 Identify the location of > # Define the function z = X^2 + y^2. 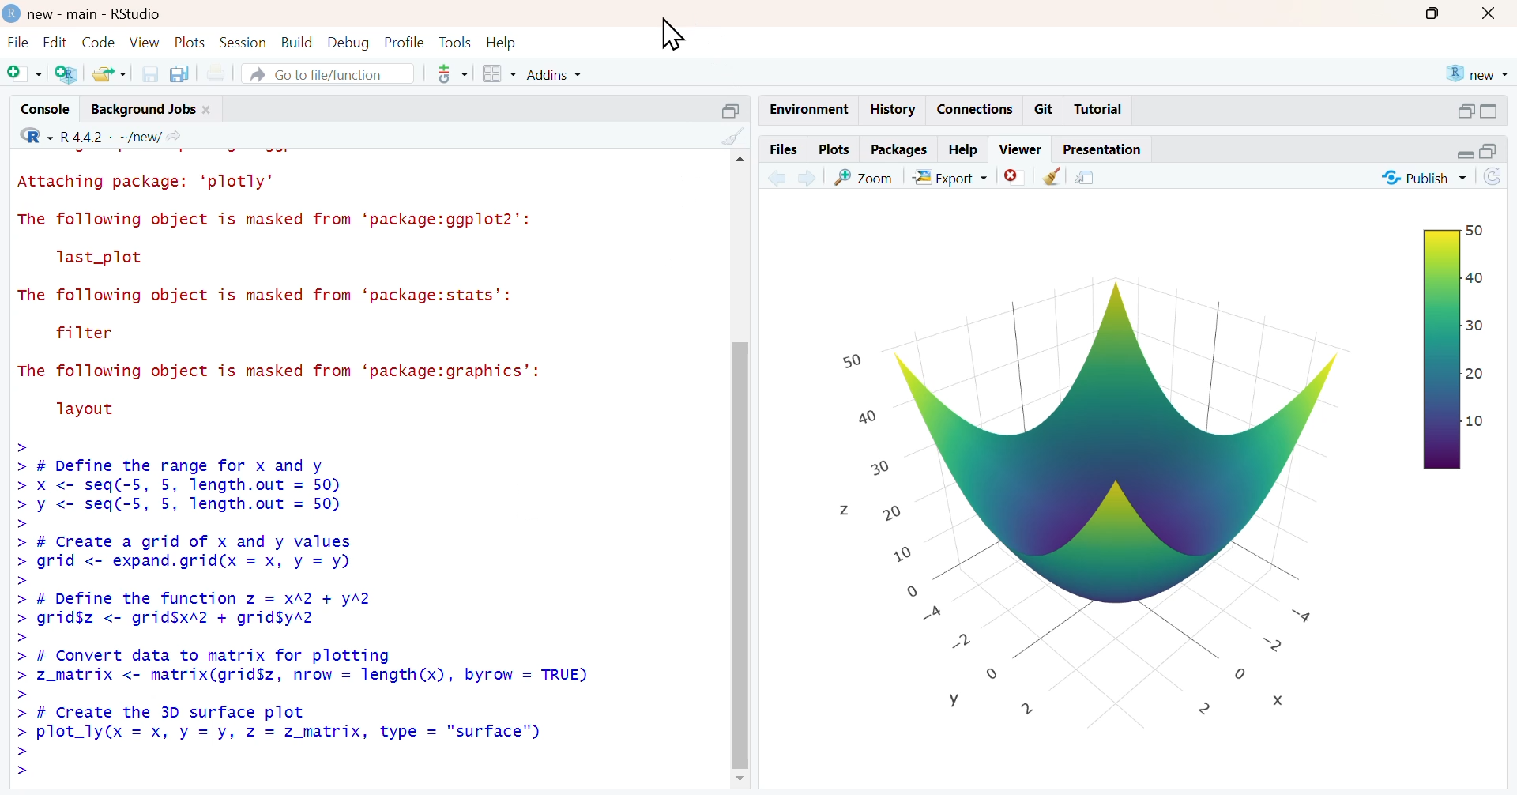
(198, 597).